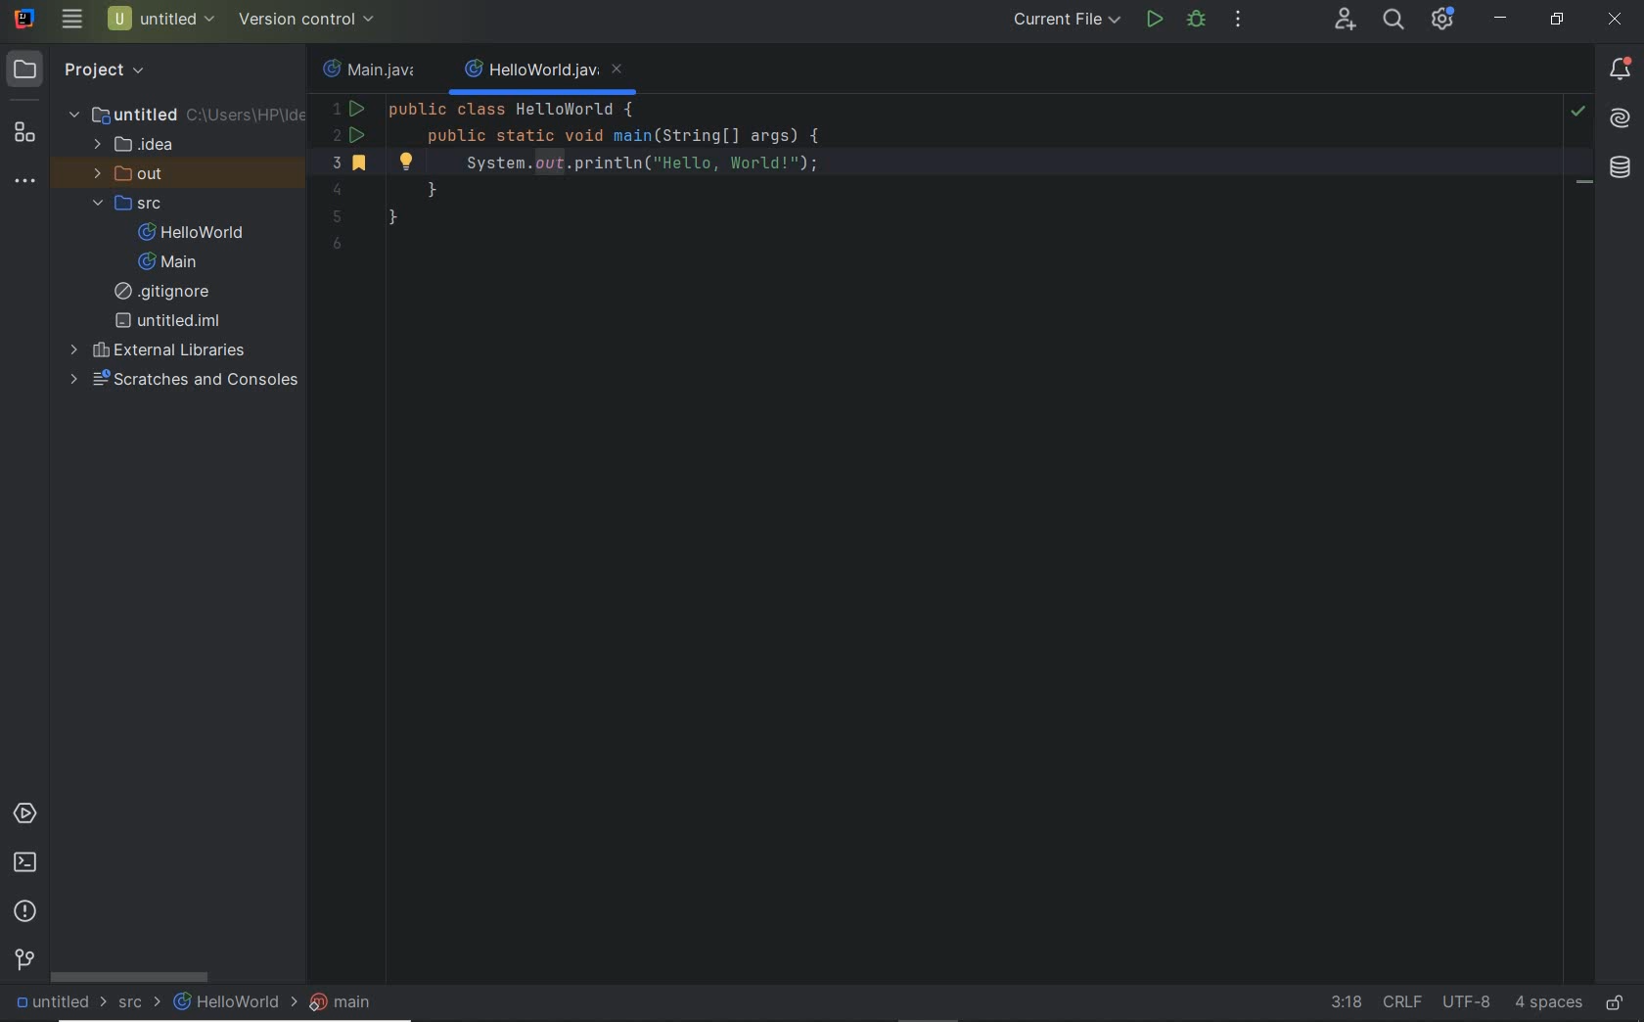 Image resolution: width=1644 pixels, height=1022 pixels. I want to click on run, so click(1155, 19).